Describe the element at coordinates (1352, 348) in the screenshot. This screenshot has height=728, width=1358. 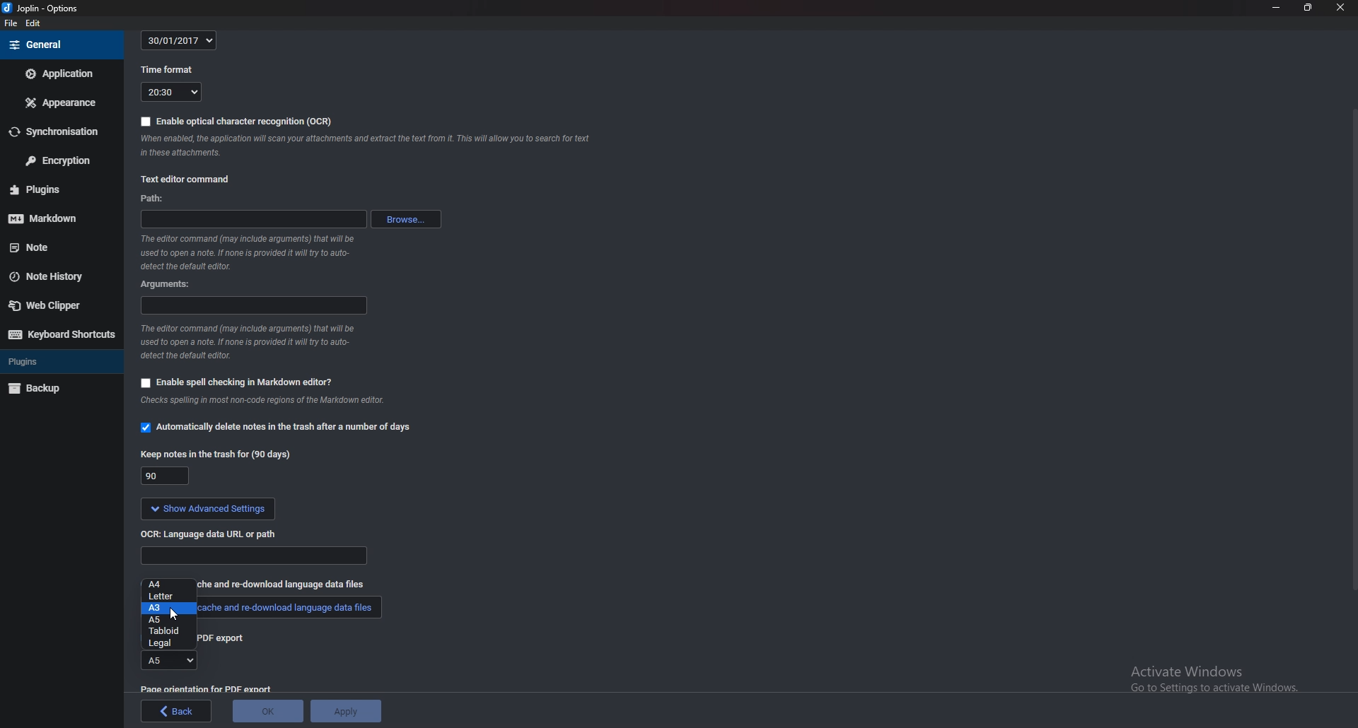
I see `Scroll bar` at that location.